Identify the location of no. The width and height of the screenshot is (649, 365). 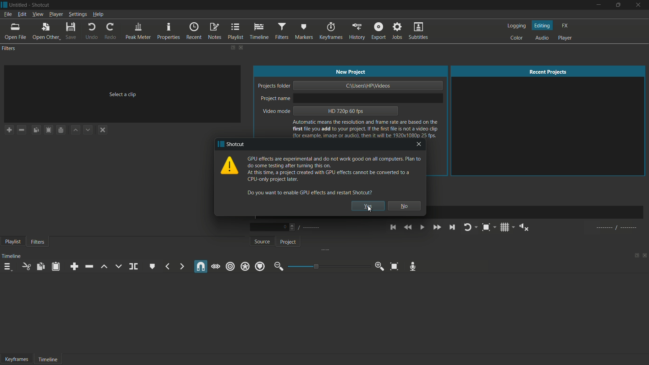
(404, 206).